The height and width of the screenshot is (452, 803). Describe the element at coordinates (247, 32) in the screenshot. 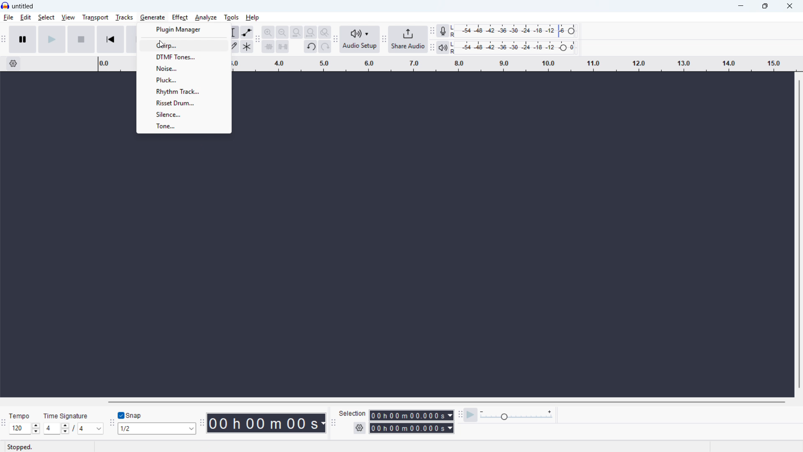

I see `Envelope tool` at that location.